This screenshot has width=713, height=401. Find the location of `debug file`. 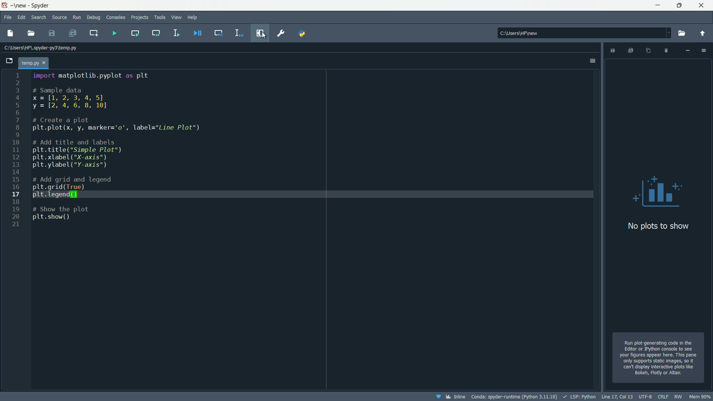

debug file is located at coordinates (199, 33).